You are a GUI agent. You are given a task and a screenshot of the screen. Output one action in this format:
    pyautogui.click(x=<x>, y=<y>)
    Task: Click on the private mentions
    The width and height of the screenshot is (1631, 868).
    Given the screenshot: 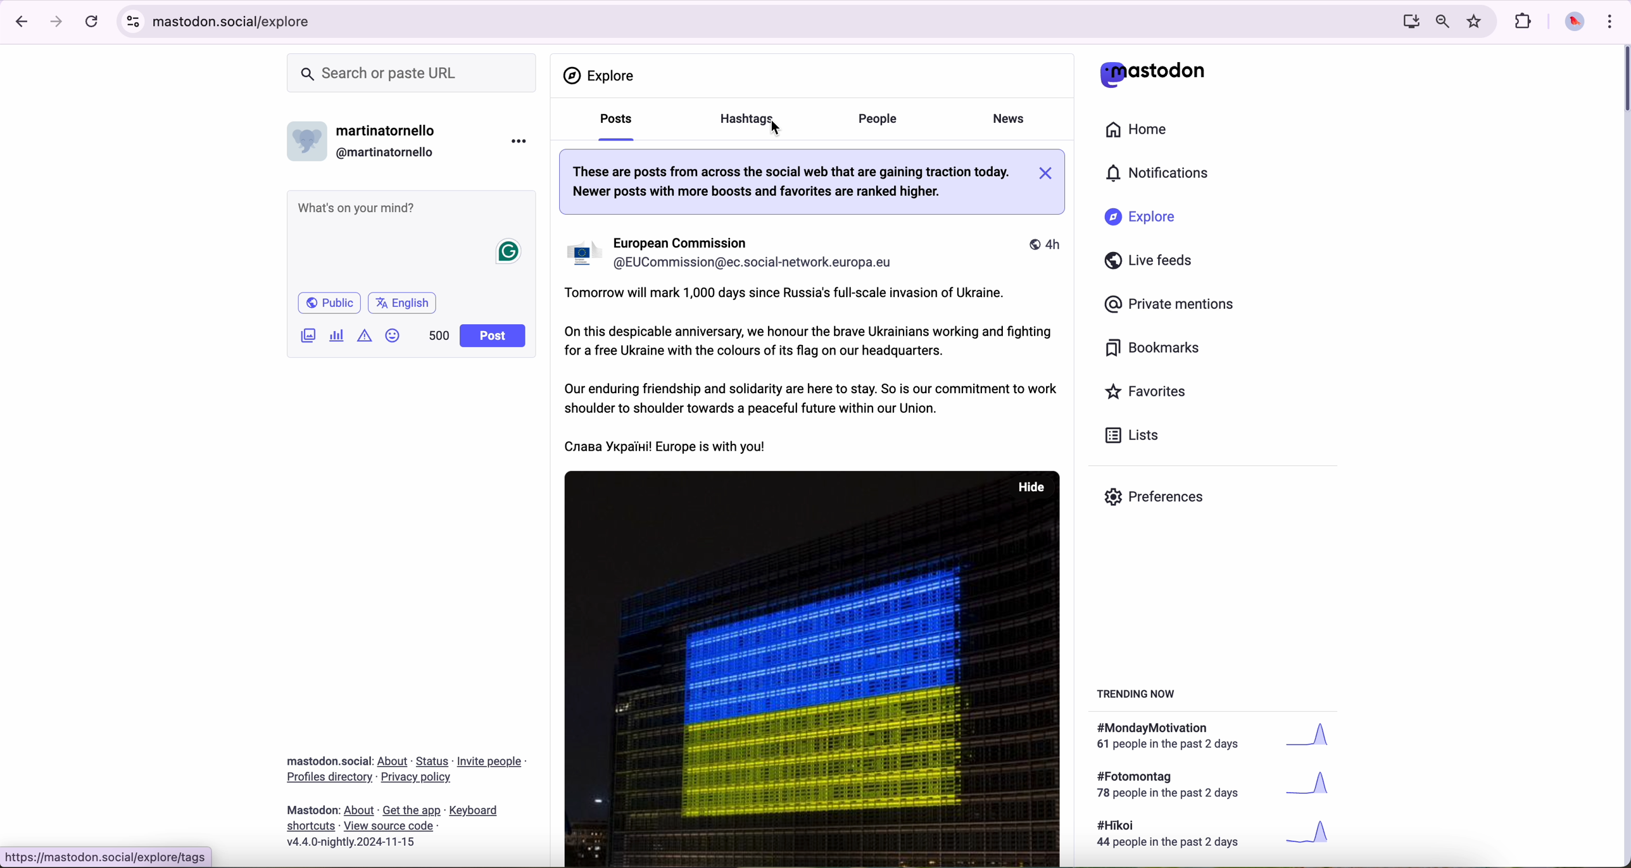 What is the action you would take?
    pyautogui.click(x=1173, y=306)
    